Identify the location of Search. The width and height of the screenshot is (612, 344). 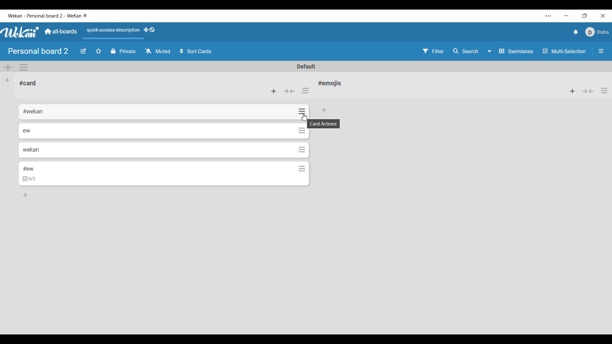
(465, 51).